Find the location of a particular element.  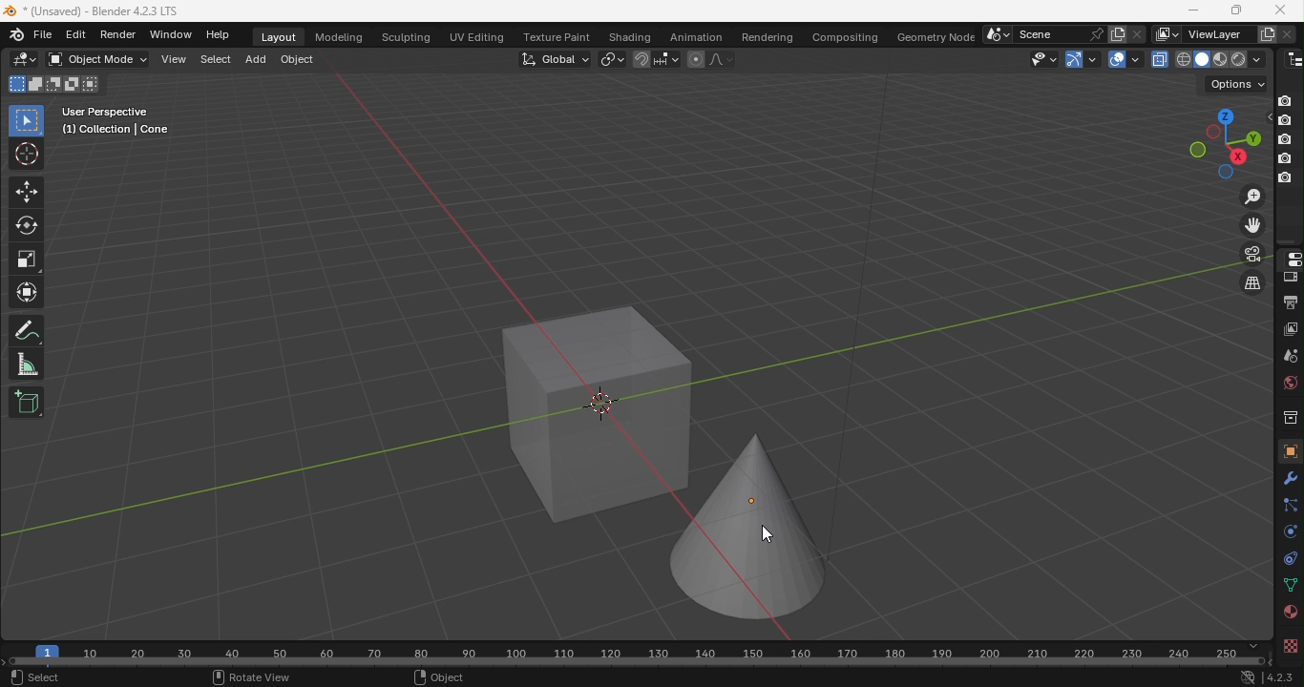

Select is located at coordinates (35, 678).